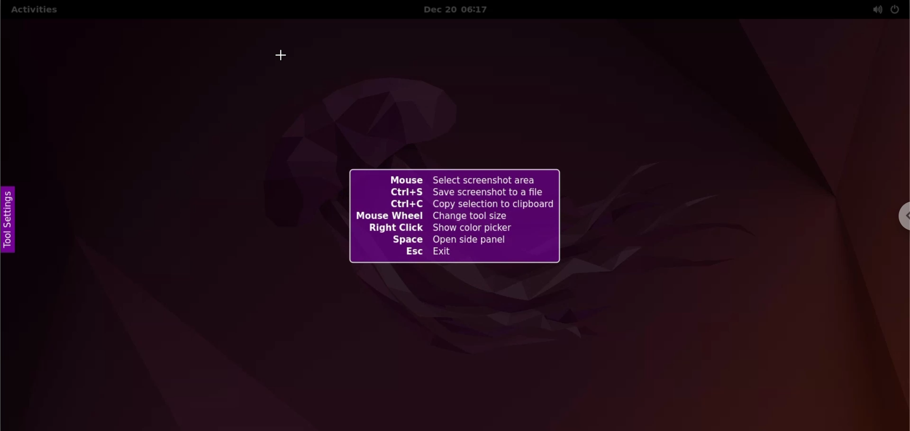 This screenshot has height=431, width=910. Describe the element at coordinates (452, 216) in the screenshot. I see `Mouse Select screenshot area Ctrl+S Save screenshot to a file Ctrl+C Copy selection to clipboard Mouse Wheel Change tool size Right Click Show color picker Space Open side panel Esc Exit` at that location.